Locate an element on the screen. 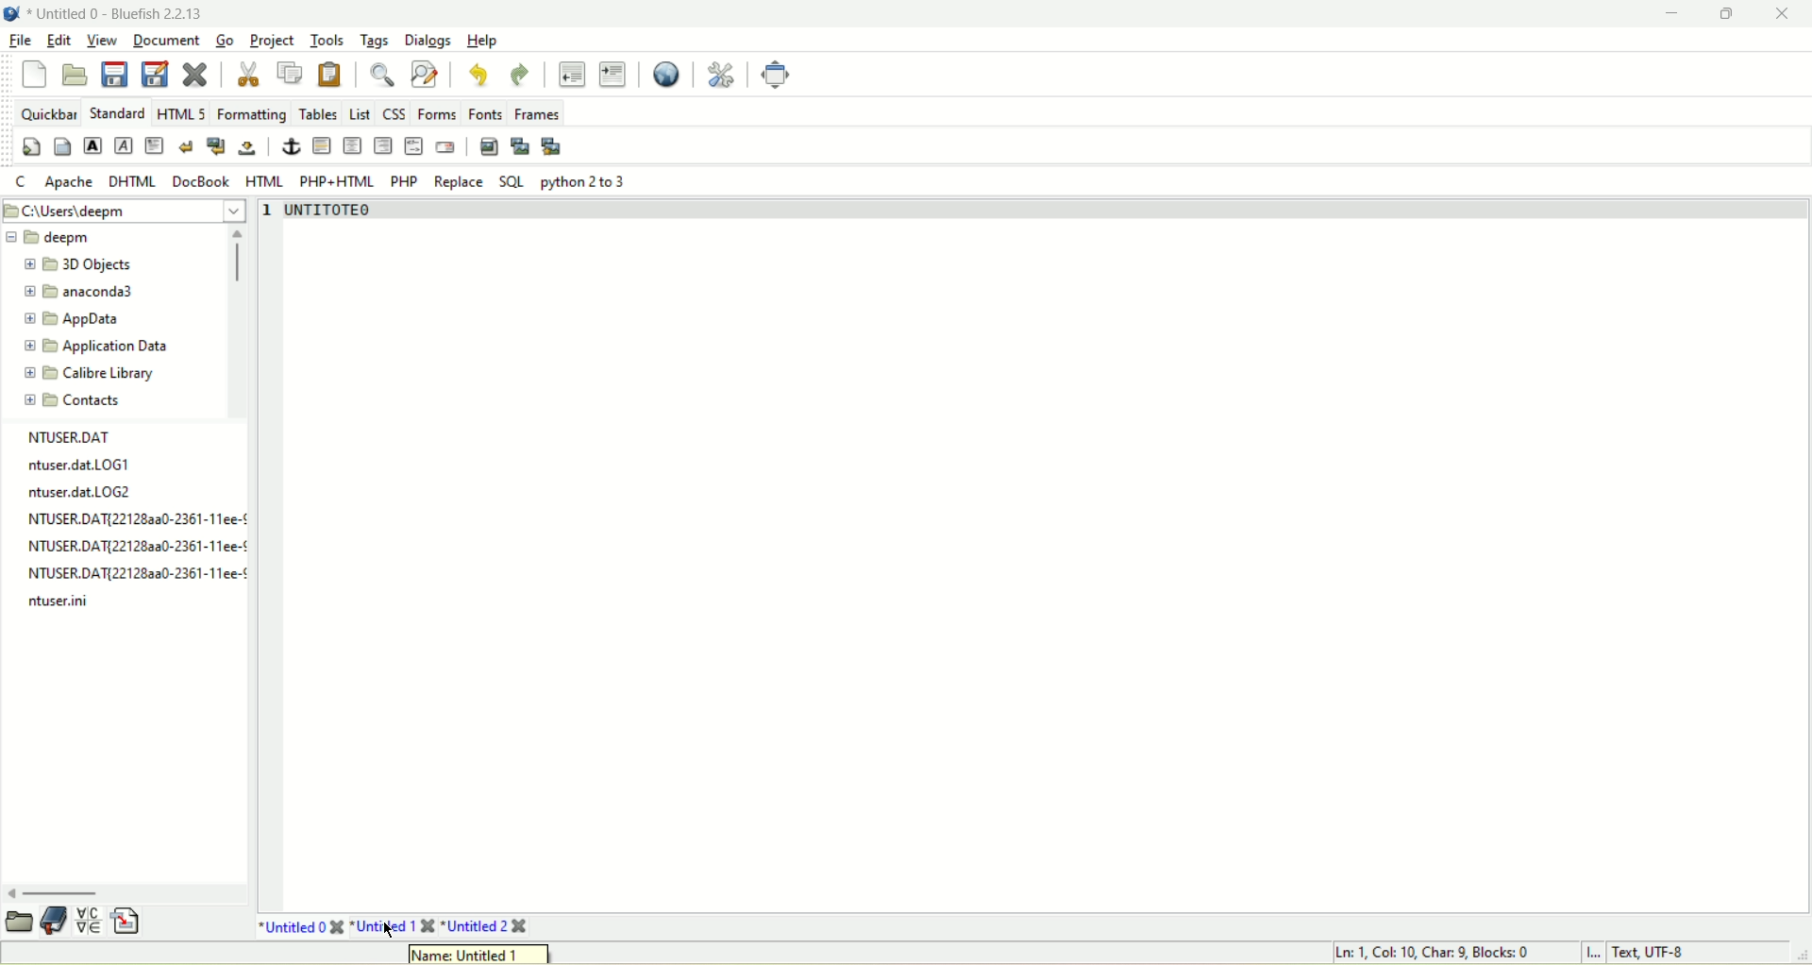 Image resolution: width=1812 pixels, height=965 pixels. save current file is located at coordinates (114, 76).